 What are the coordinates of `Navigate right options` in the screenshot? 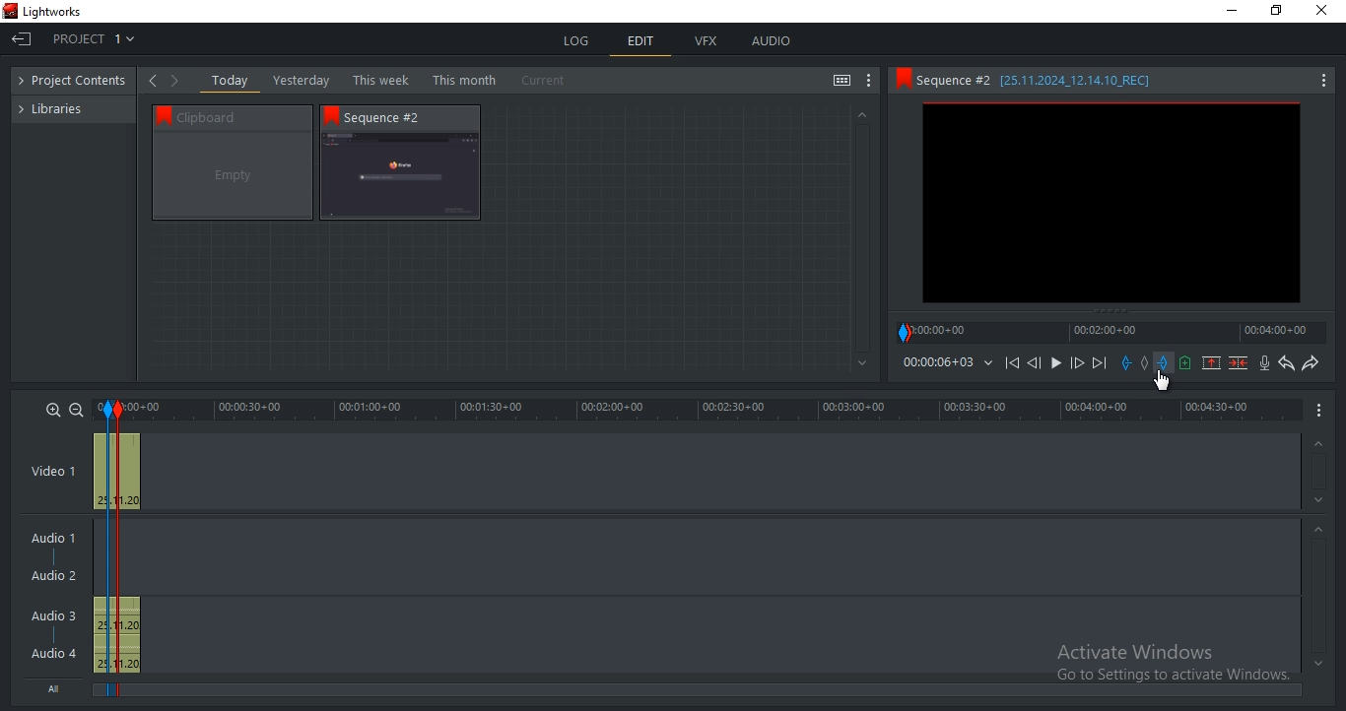 It's located at (178, 81).